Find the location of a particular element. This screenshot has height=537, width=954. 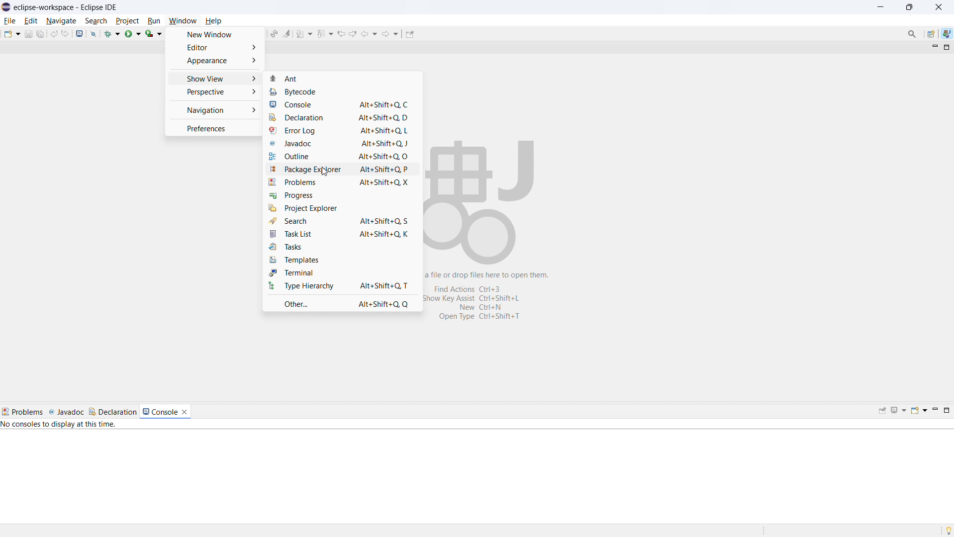

console is located at coordinates (341, 104).